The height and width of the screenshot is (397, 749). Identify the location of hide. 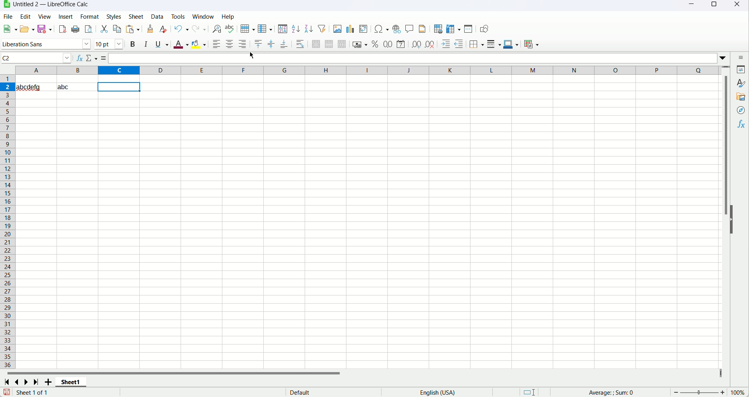
(731, 220).